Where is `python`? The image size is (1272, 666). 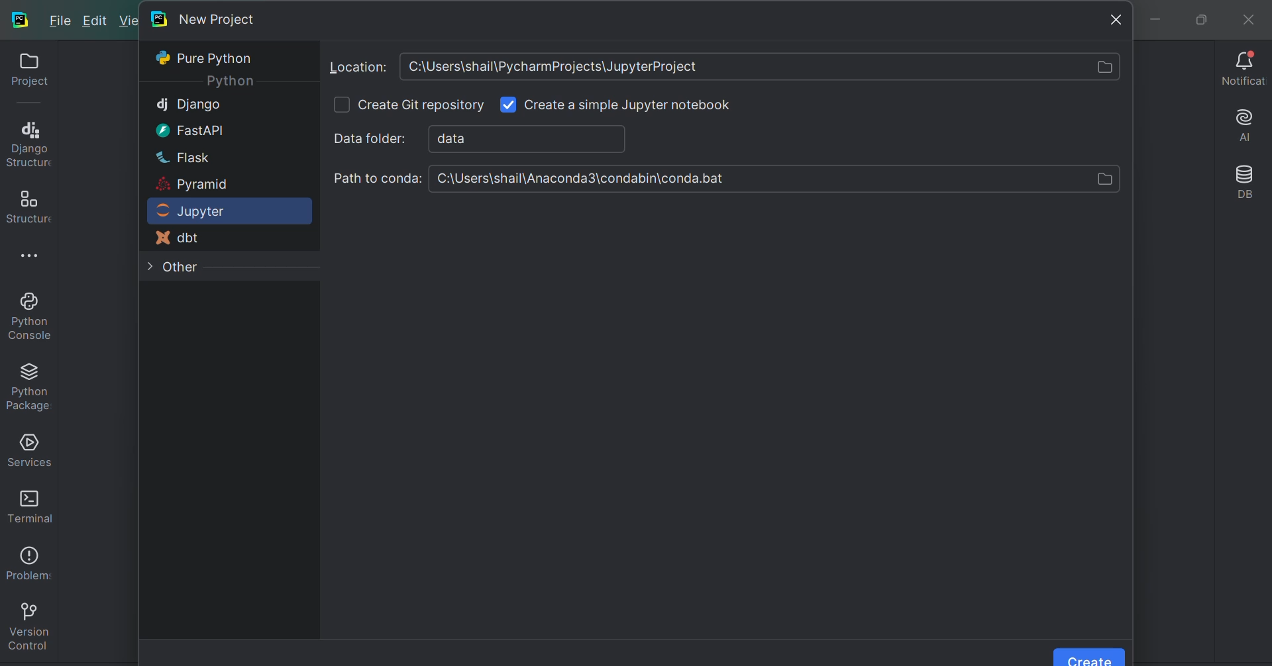 python is located at coordinates (229, 82).